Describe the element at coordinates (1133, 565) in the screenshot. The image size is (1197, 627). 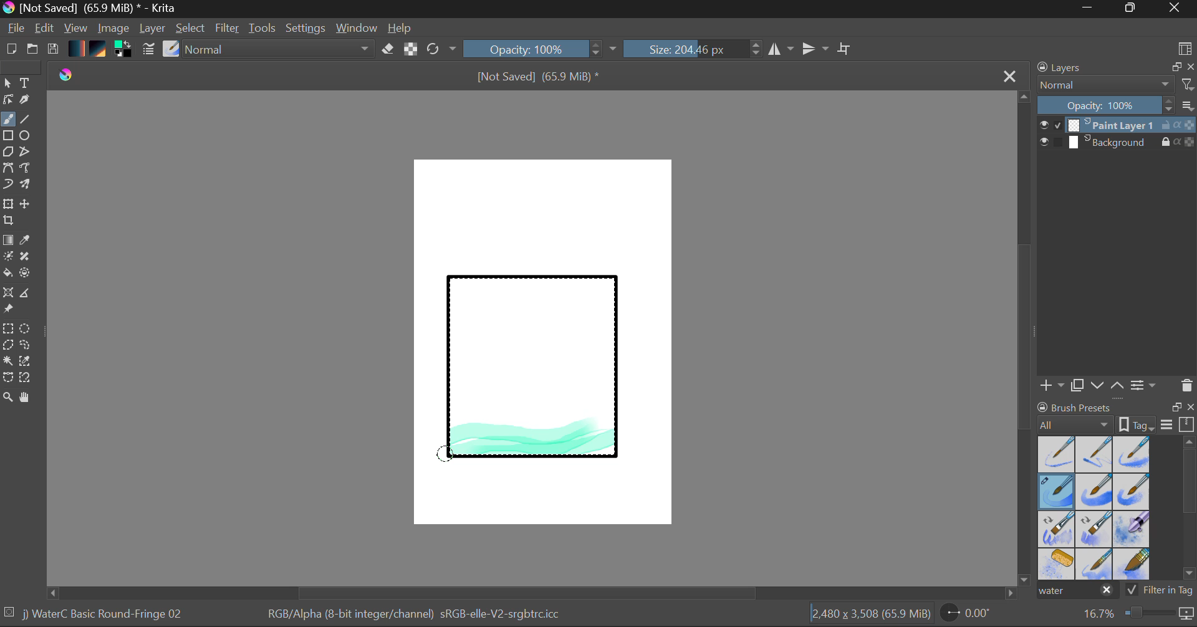
I see `Water C - Wide Area` at that location.